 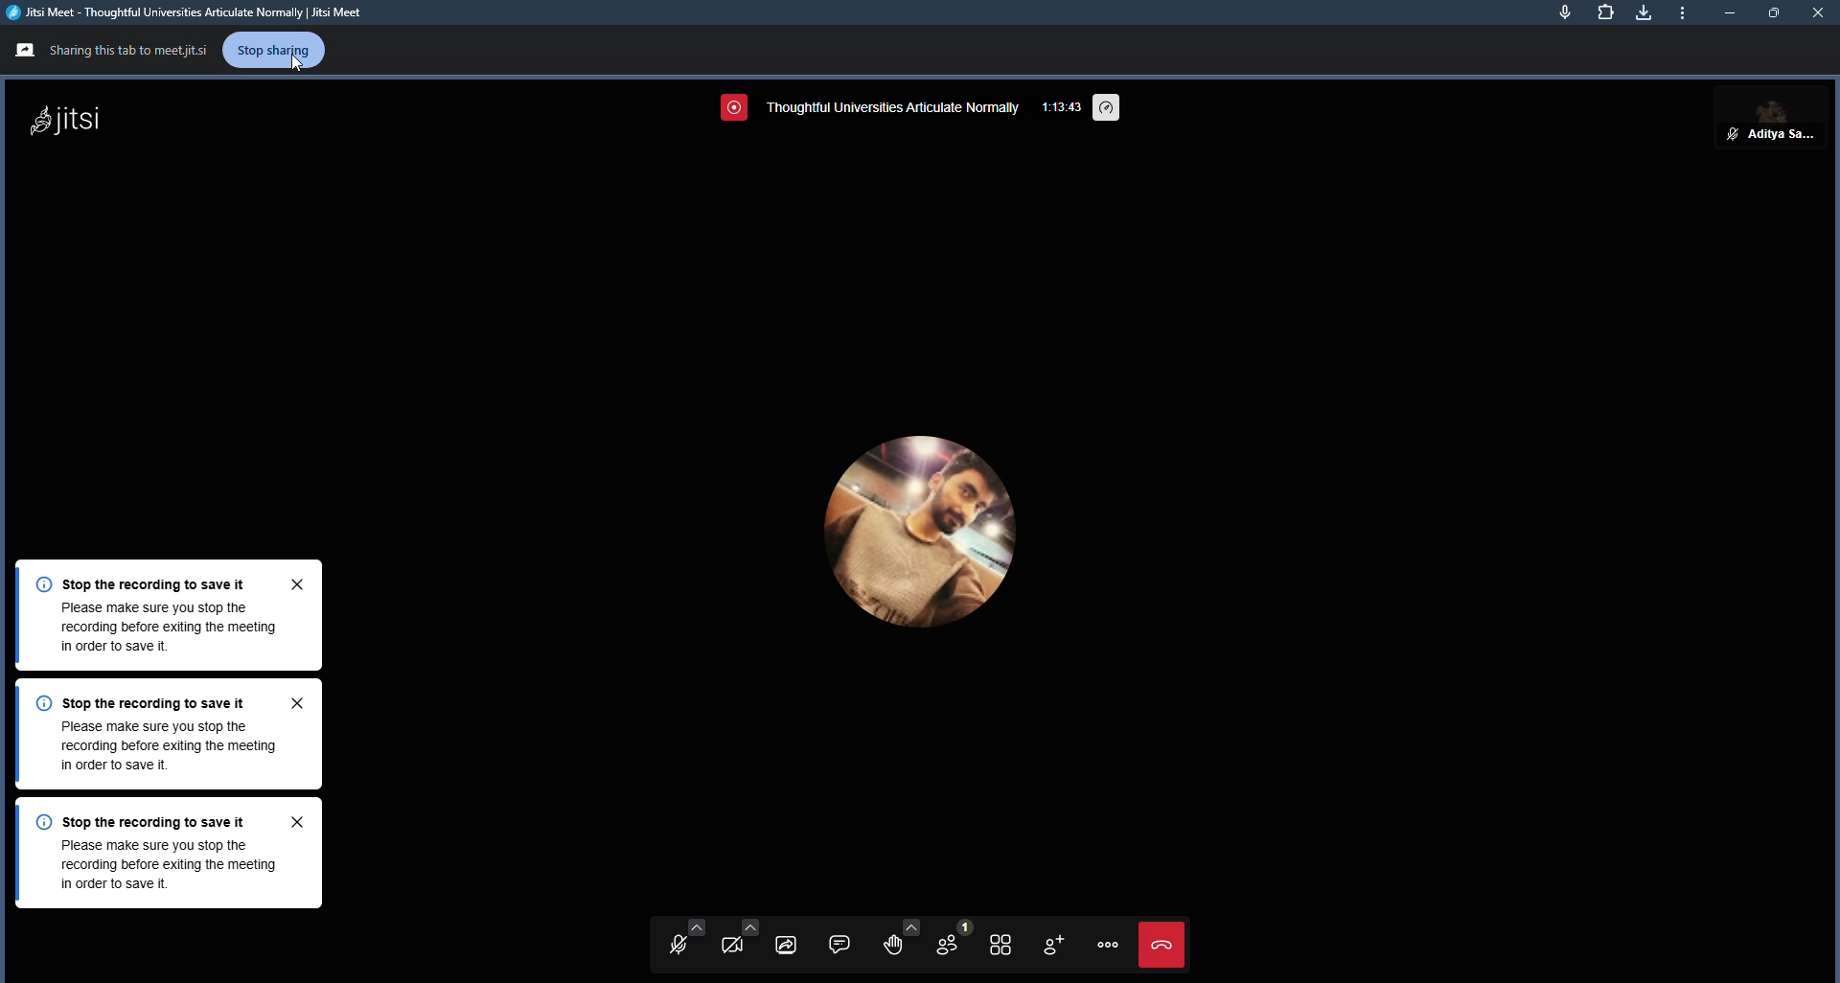 What do you see at coordinates (156, 748) in the screenshot?
I see `Please make sure you stop therecording before exiting the meeting in order to save it` at bounding box center [156, 748].